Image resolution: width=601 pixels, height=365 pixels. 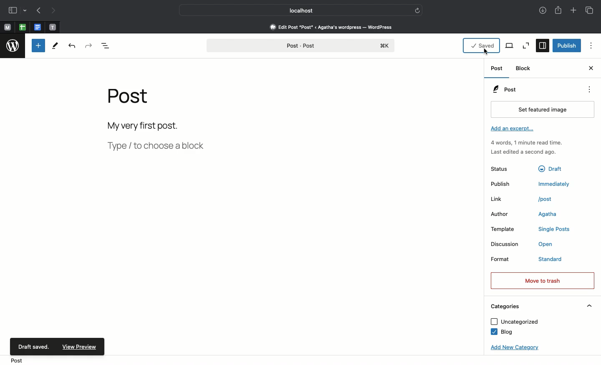 What do you see at coordinates (504, 89) in the screenshot?
I see `Post` at bounding box center [504, 89].